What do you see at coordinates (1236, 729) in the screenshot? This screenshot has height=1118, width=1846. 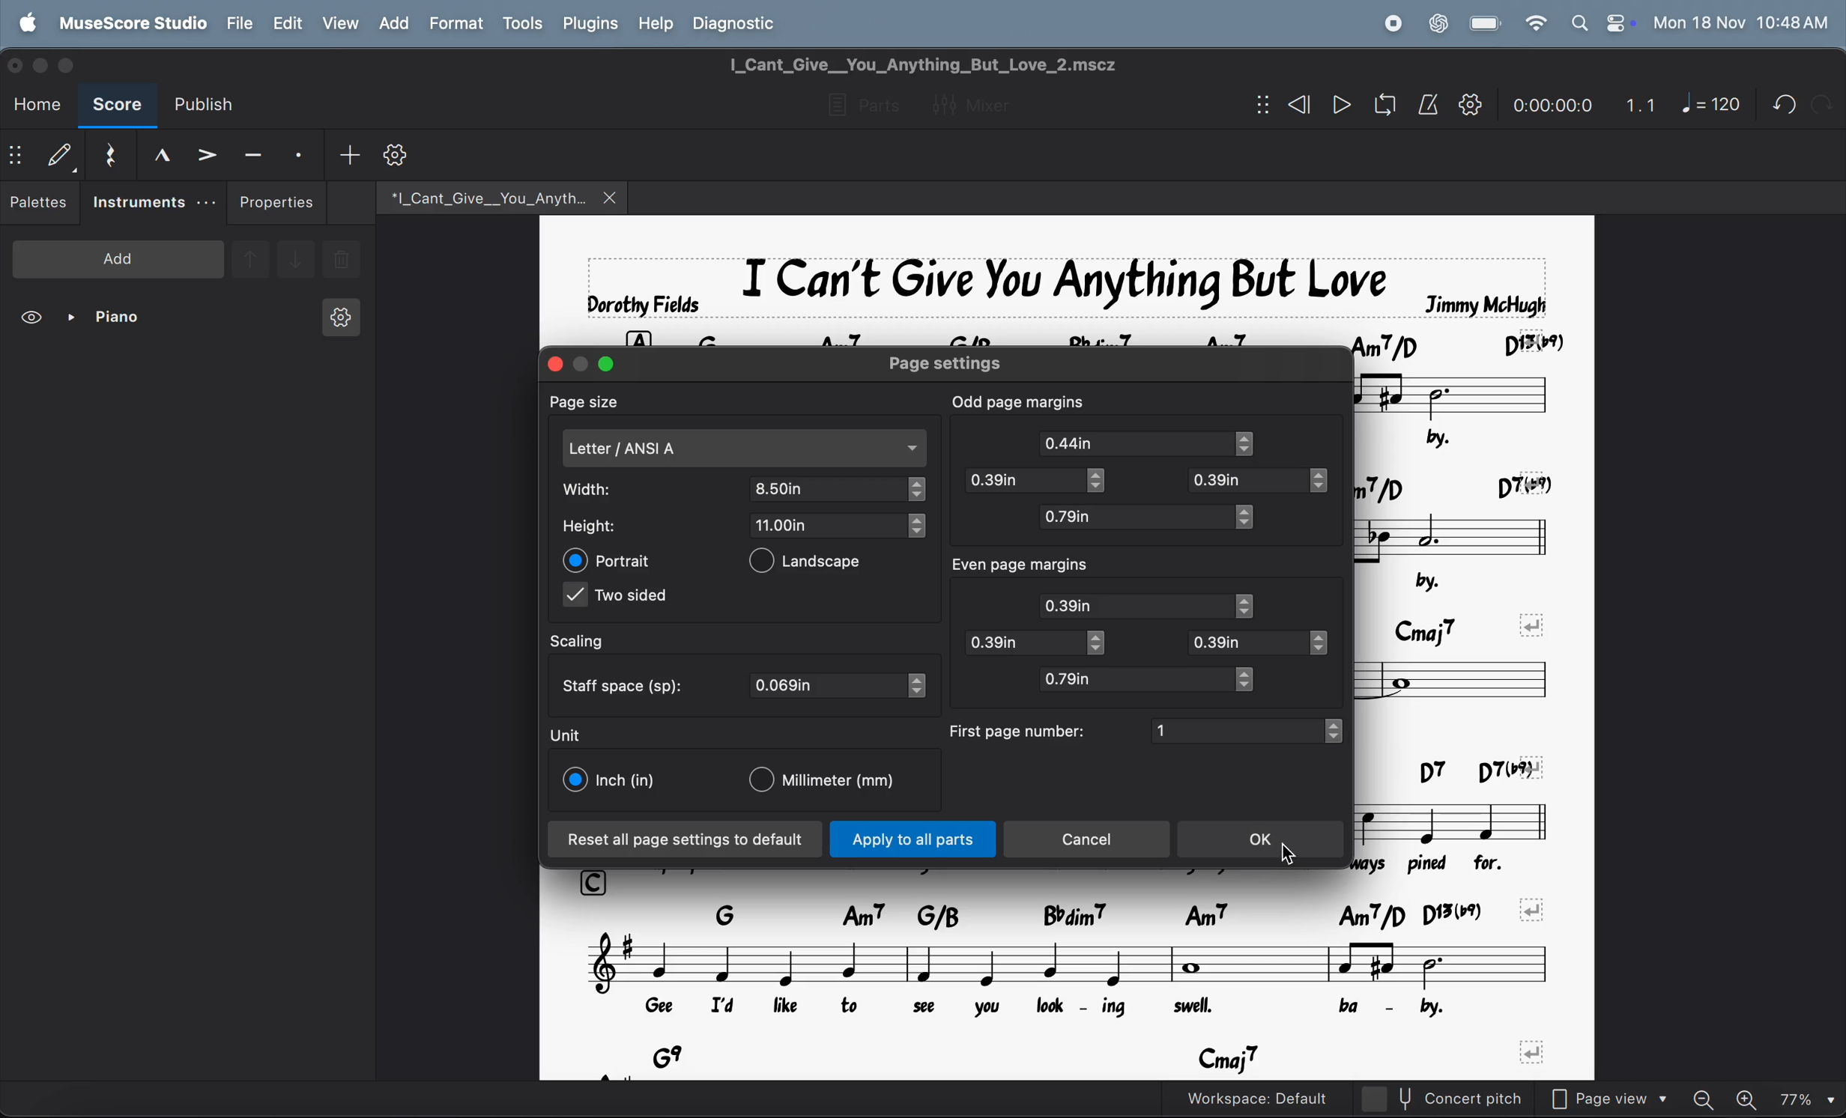 I see `1` at bounding box center [1236, 729].